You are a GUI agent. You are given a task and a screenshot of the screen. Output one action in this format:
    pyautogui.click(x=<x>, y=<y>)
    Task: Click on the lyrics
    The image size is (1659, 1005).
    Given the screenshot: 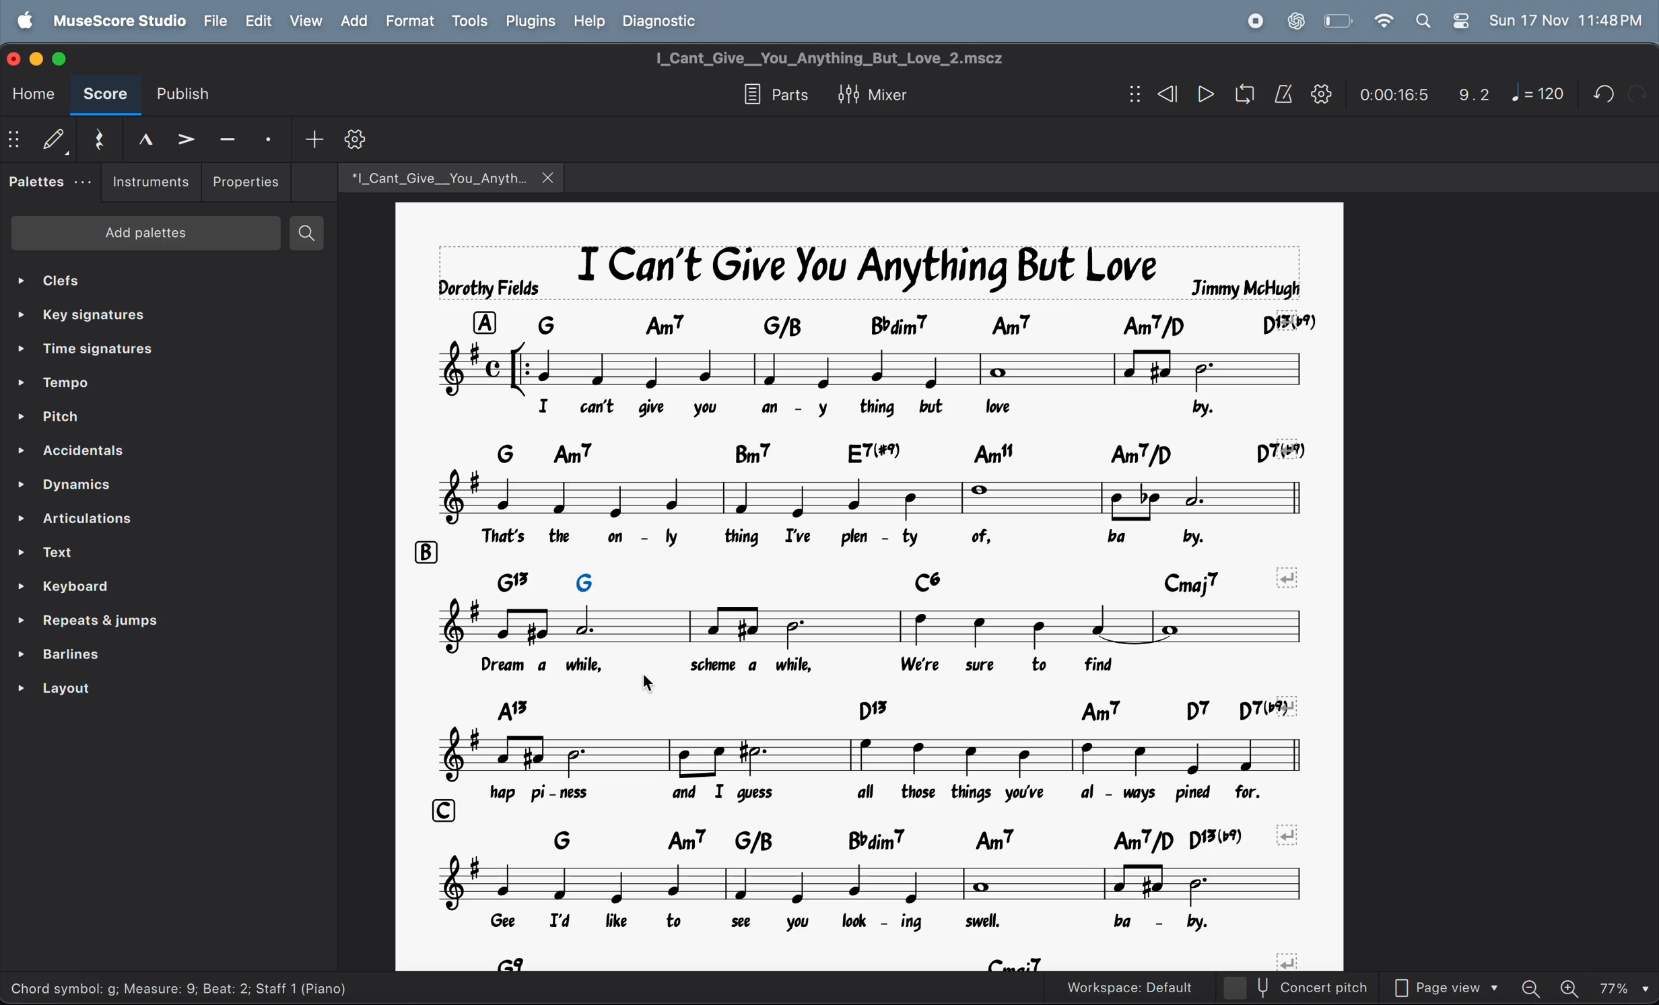 What is the action you would take?
    pyautogui.click(x=846, y=536)
    